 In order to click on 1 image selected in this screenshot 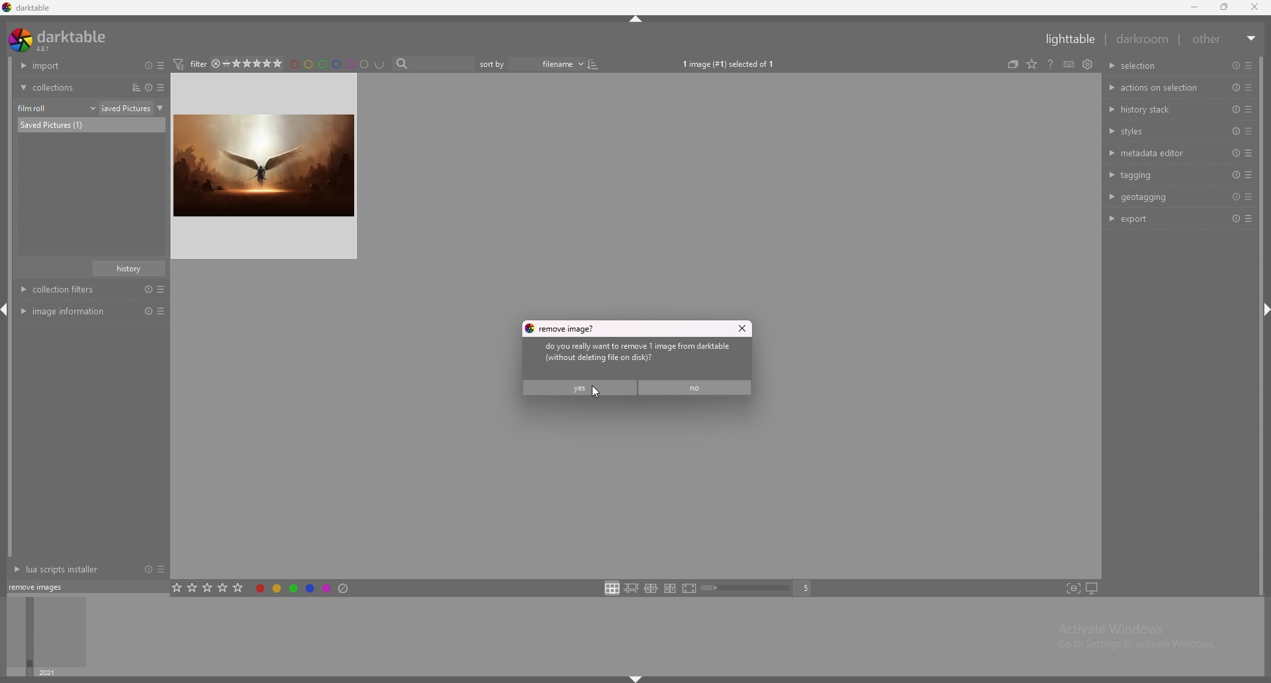, I will do `click(733, 64)`.